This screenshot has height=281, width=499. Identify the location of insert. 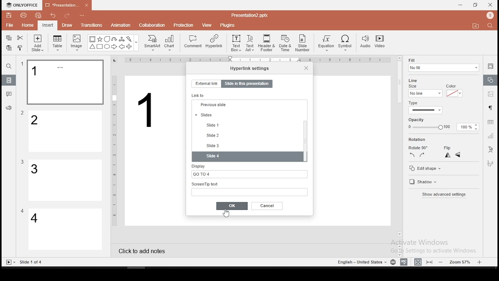
(47, 25).